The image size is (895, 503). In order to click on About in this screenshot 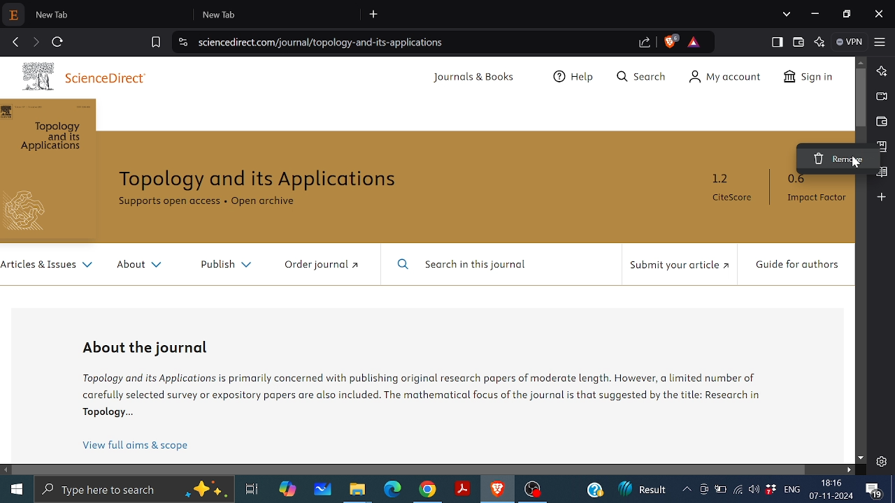, I will do `click(146, 267)`.